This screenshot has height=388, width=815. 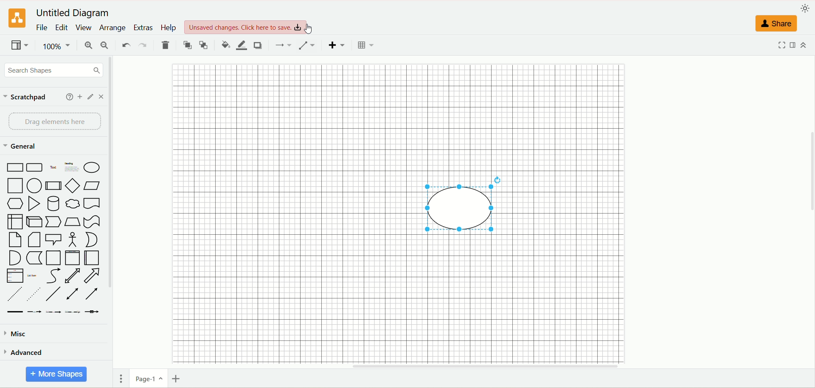 What do you see at coordinates (25, 98) in the screenshot?
I see `scratchpad` at bounding box center [25, 98].